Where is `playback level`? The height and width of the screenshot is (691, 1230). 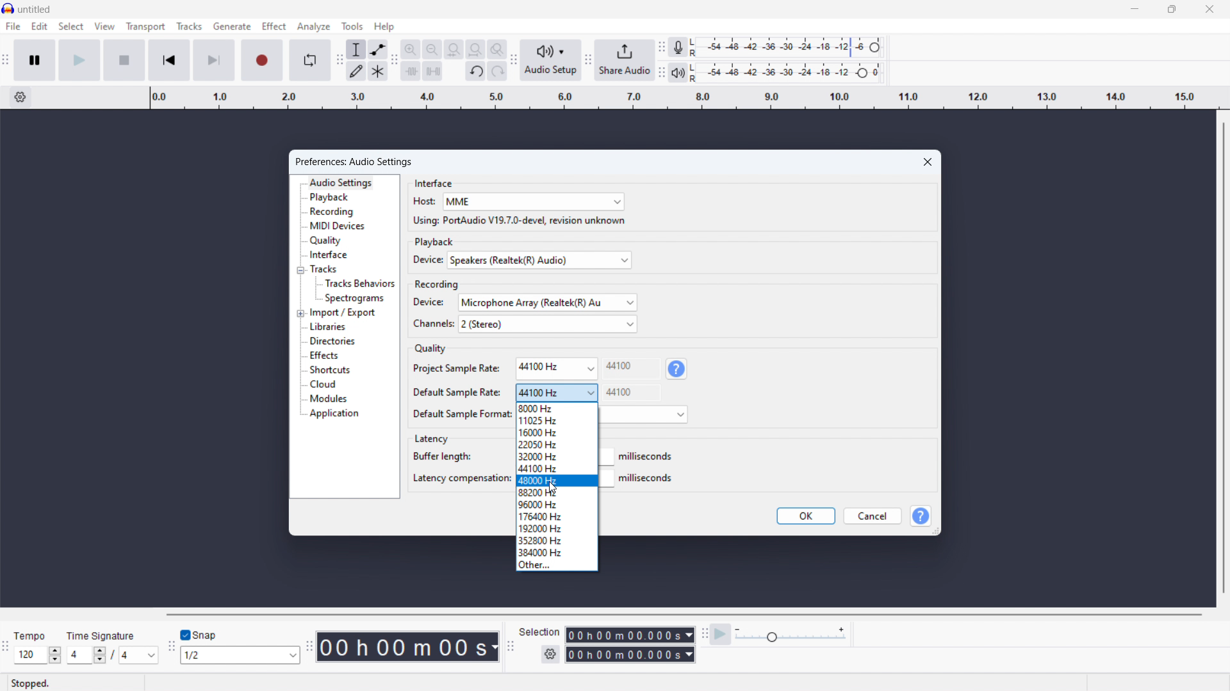
playback level is located at coordinates (790, 72).